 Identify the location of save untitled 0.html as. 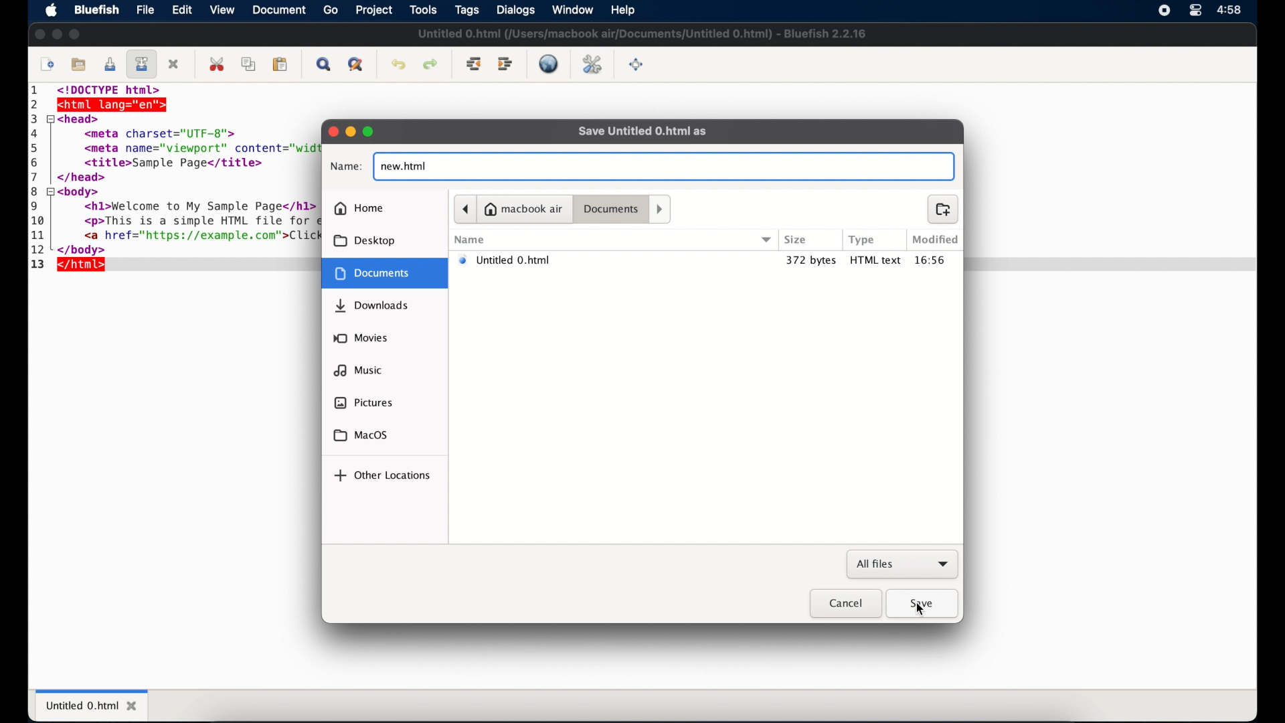
(642, 131).